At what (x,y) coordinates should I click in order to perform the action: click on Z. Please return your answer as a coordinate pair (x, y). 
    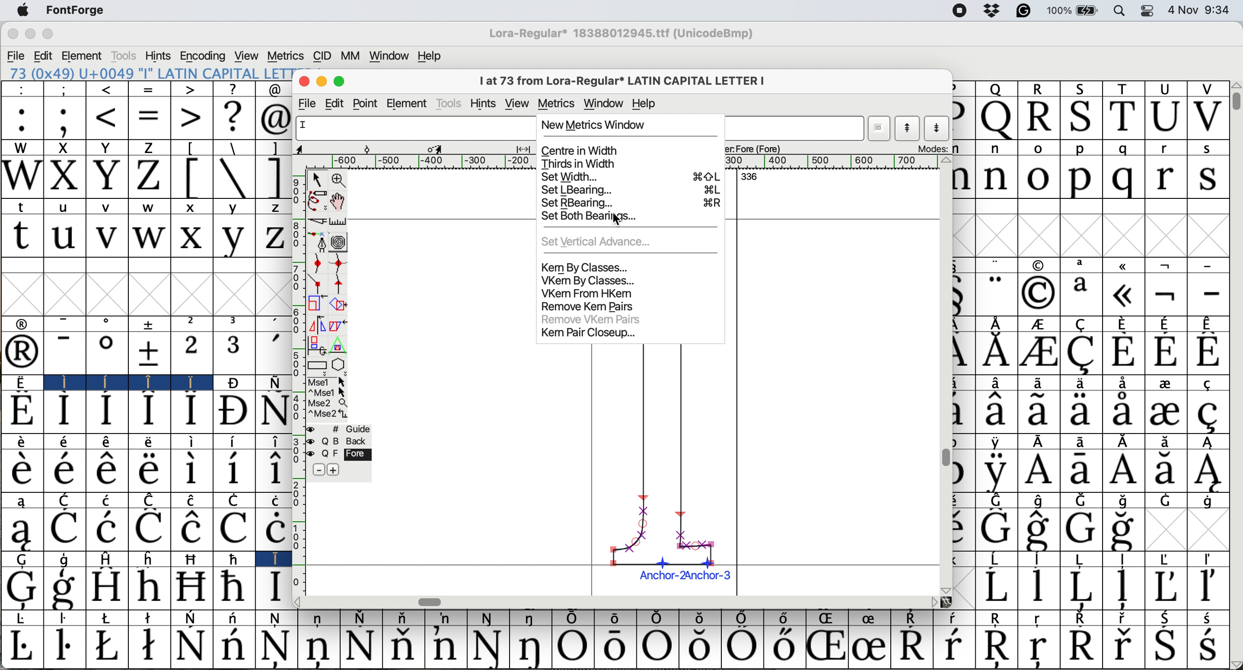
    Looking at the image, I should click on (147, 148).